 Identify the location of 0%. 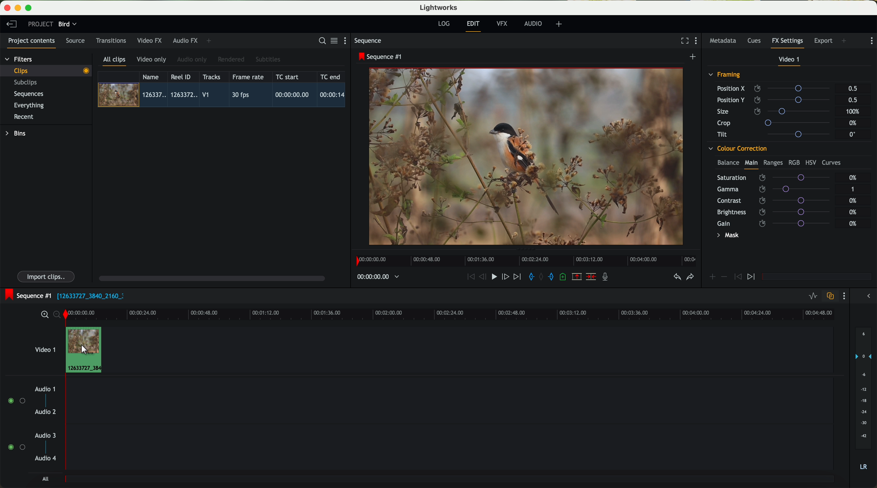
(854, 201).